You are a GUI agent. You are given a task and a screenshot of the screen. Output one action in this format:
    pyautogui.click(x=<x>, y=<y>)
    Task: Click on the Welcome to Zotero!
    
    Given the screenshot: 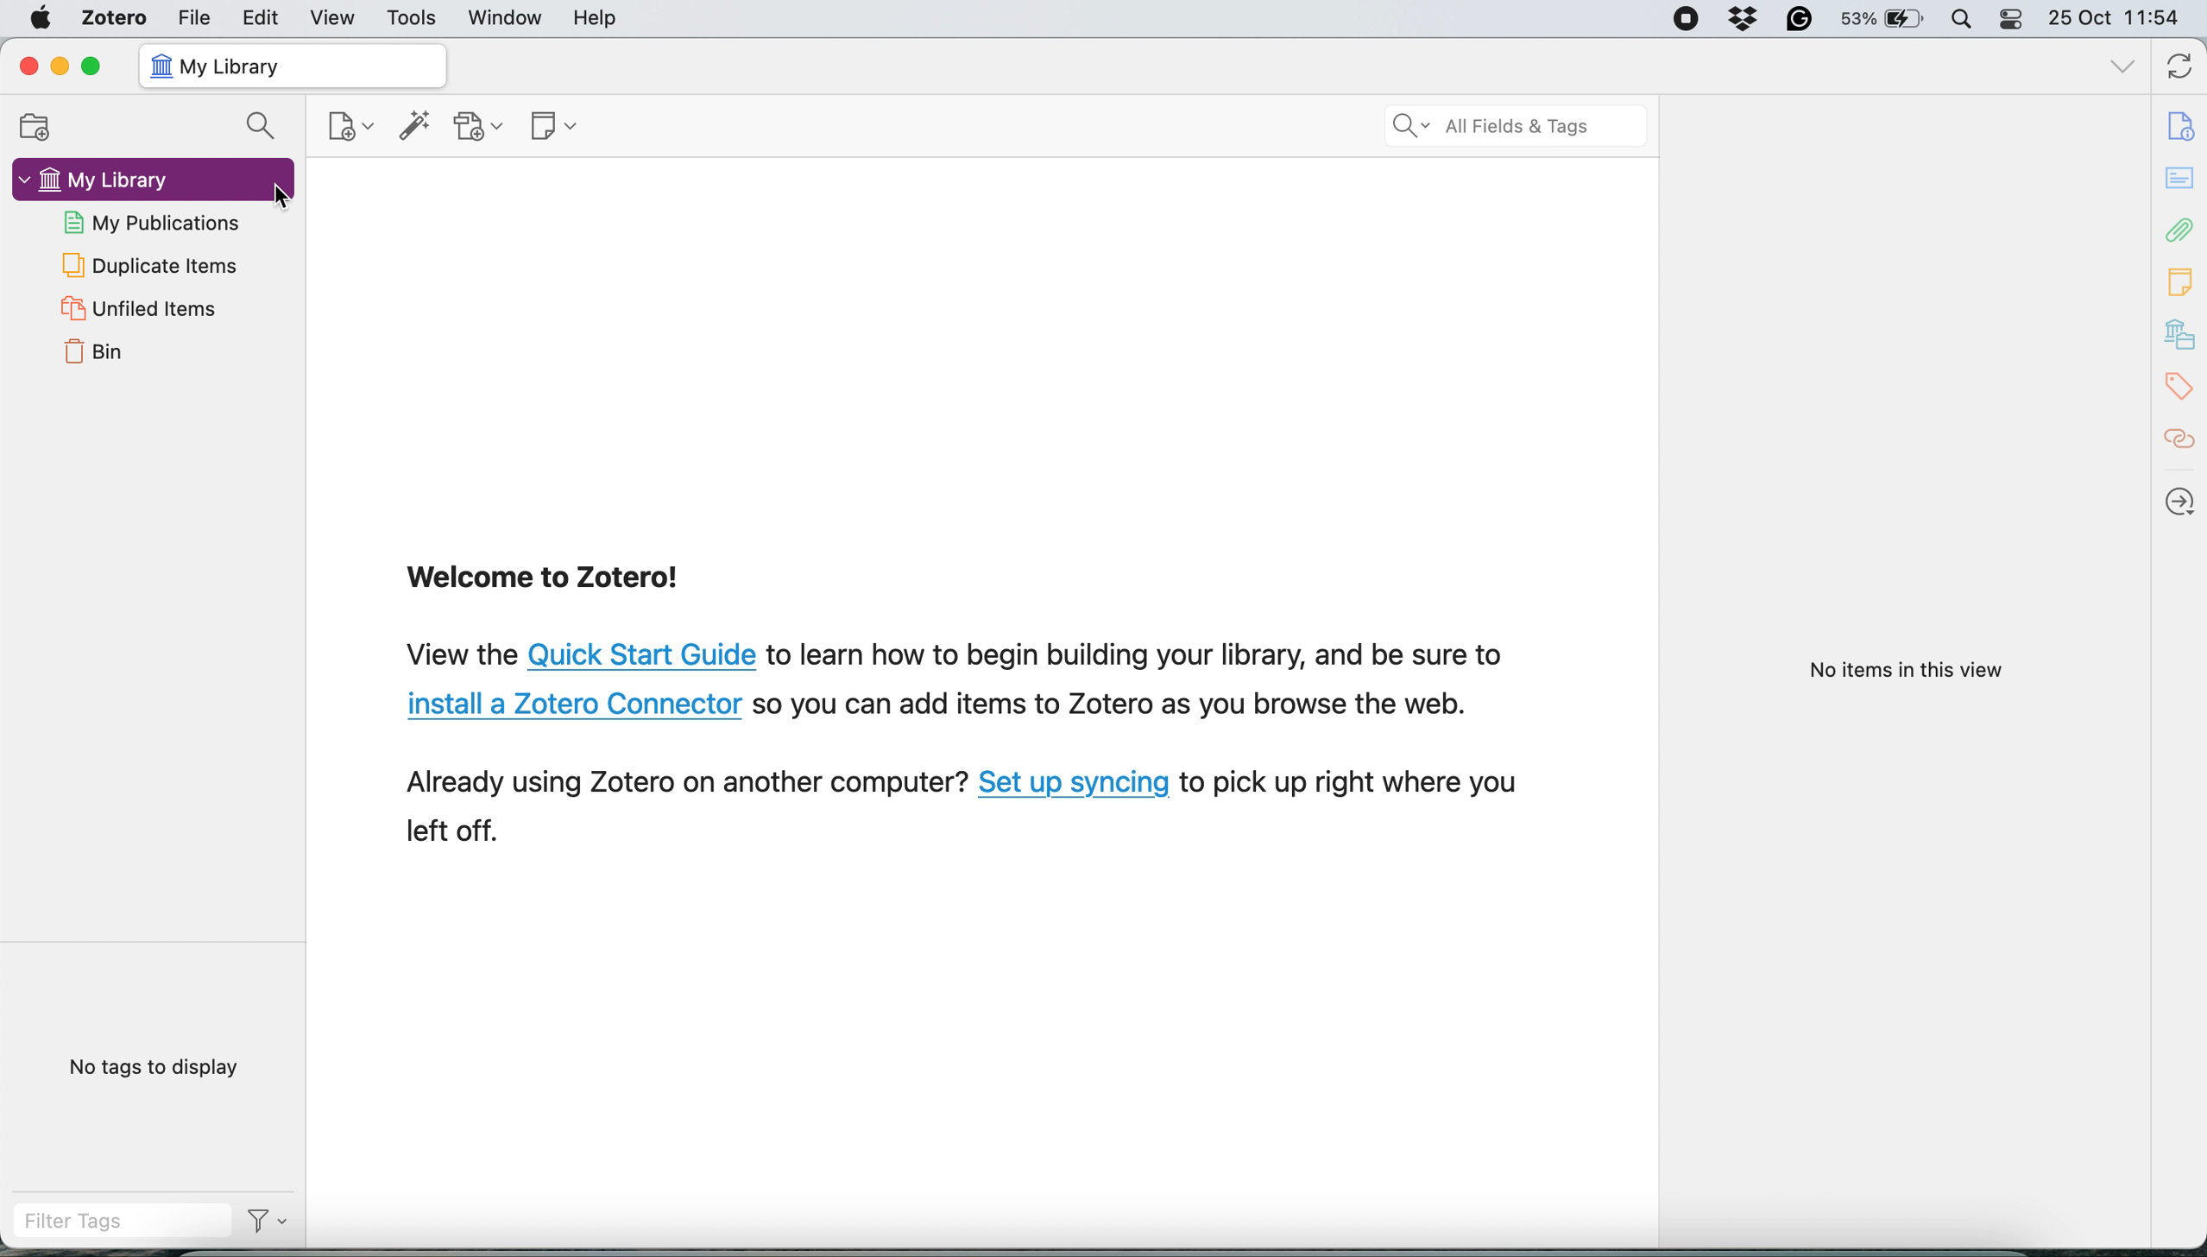 What is the action you would take?
    pyautogui.click(x=546, y=582)
    